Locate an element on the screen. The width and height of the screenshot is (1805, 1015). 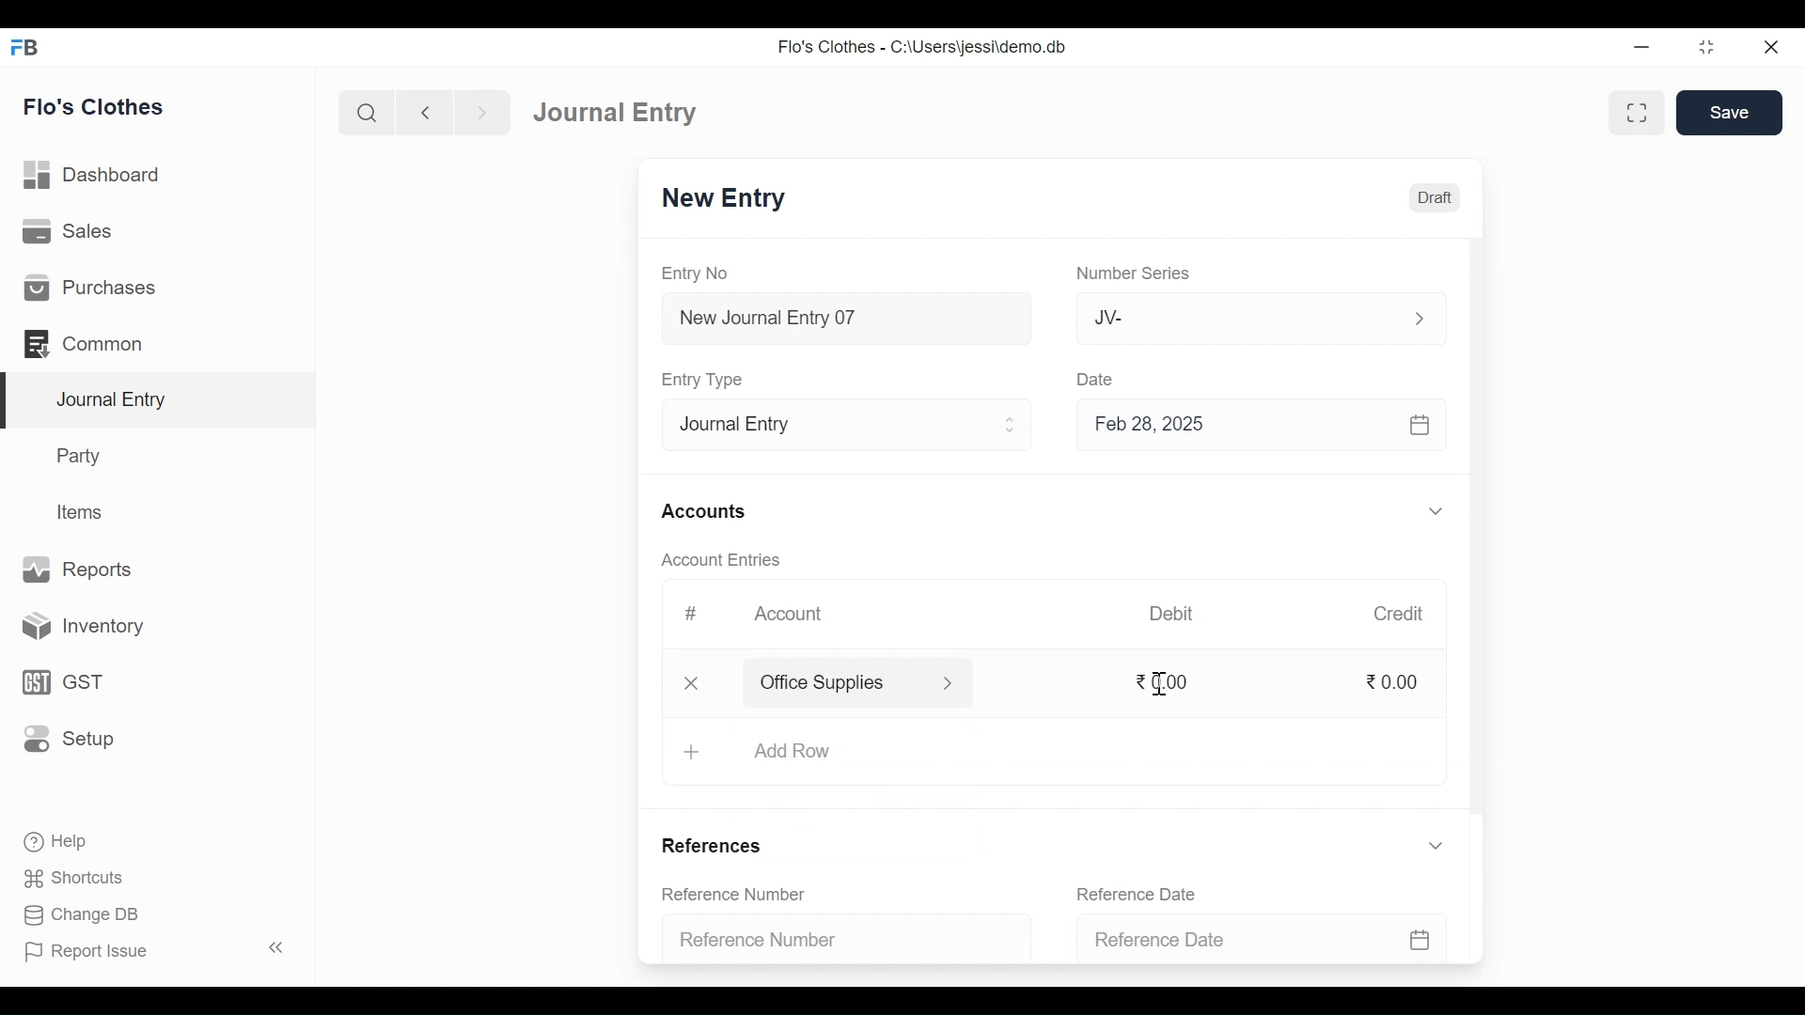
Entry Type is located at coordinates (707, 380).